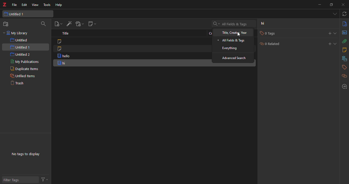 This screenshot has height=184, width=349. I want to click on cursor, so click(239, 34).